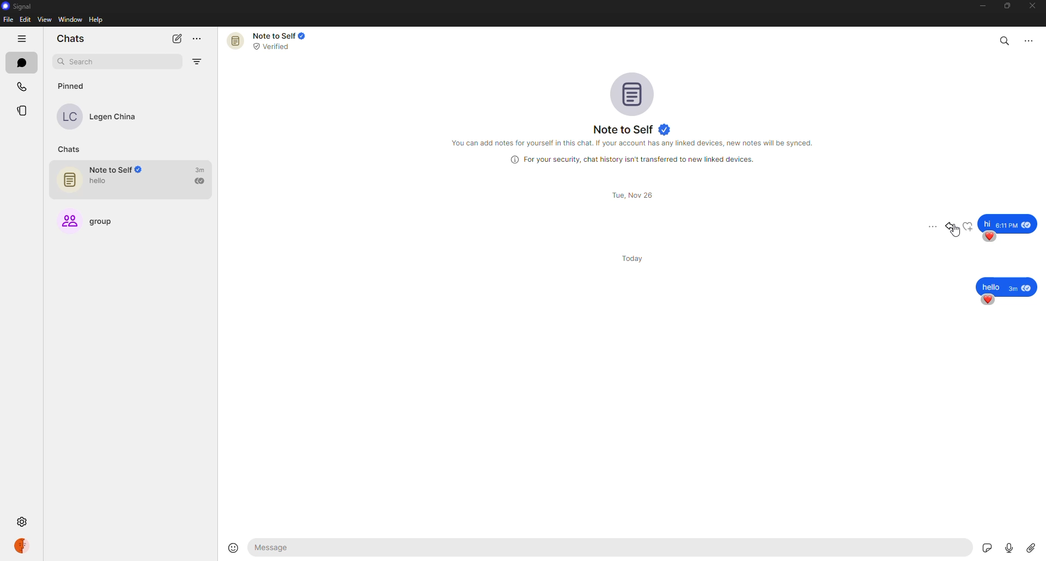 The image size is (1046, 561). What do you see at coordinates (102, 60) in the screenshot?
I see `search` at bounding box center [102, 60].